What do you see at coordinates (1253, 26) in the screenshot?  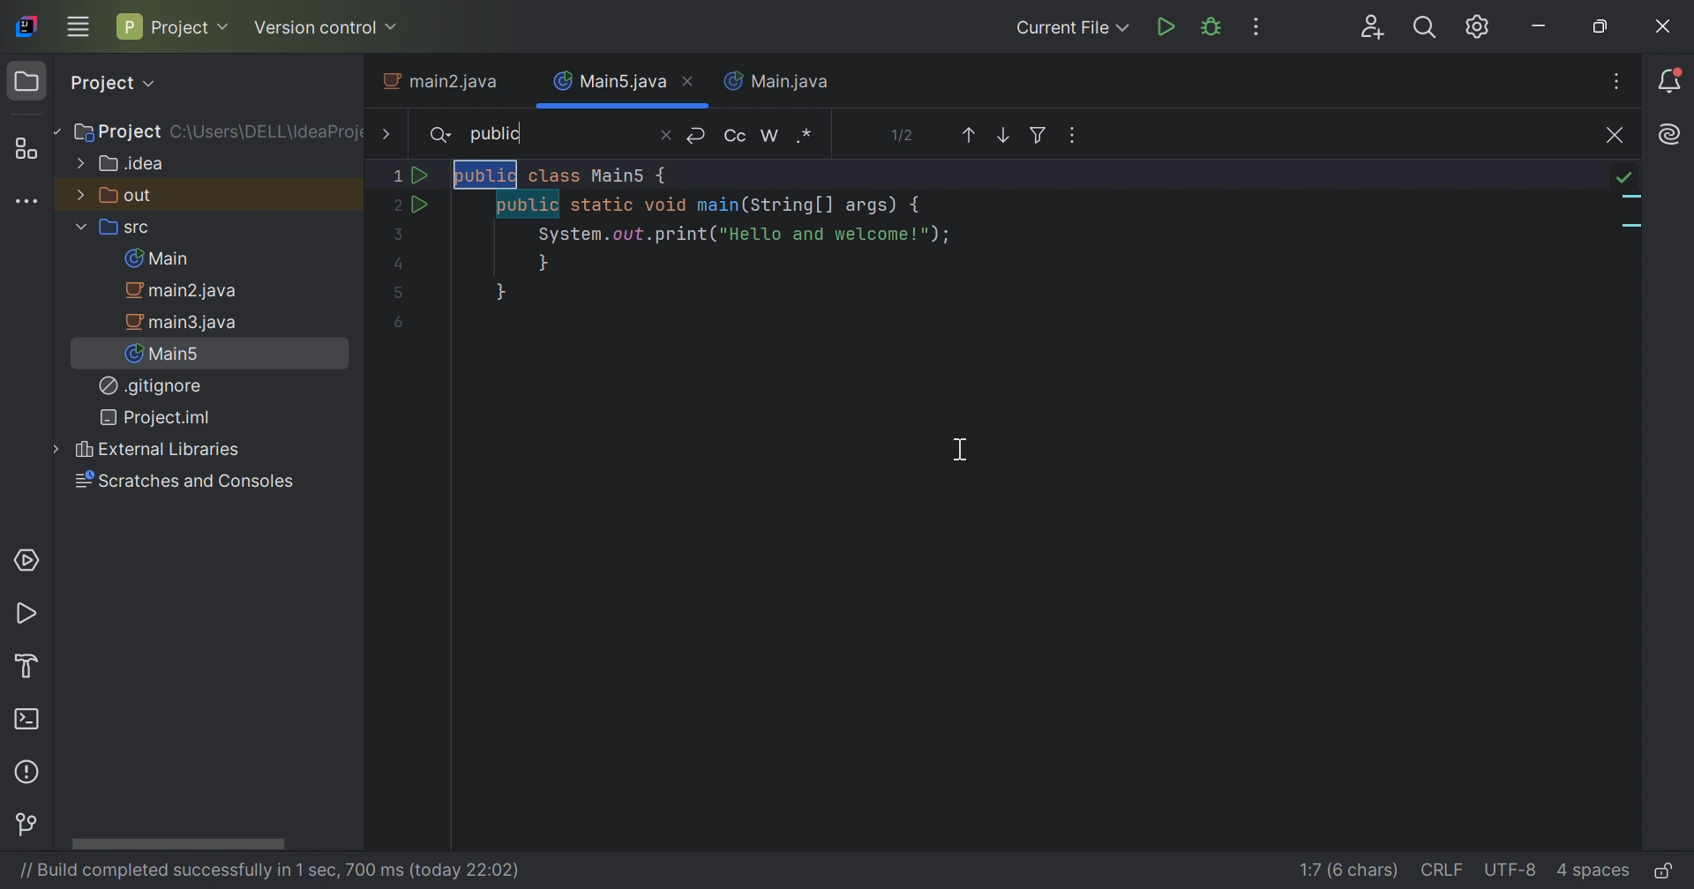 I see `More Actions` at bounding box center [1253, 26].